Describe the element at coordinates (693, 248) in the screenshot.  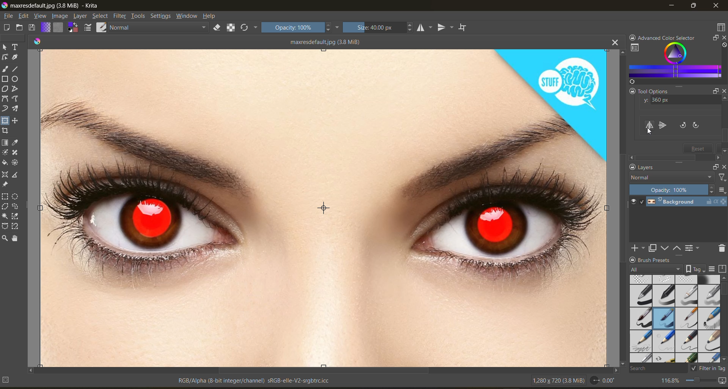
I see `view or change the layer properties` at that location.